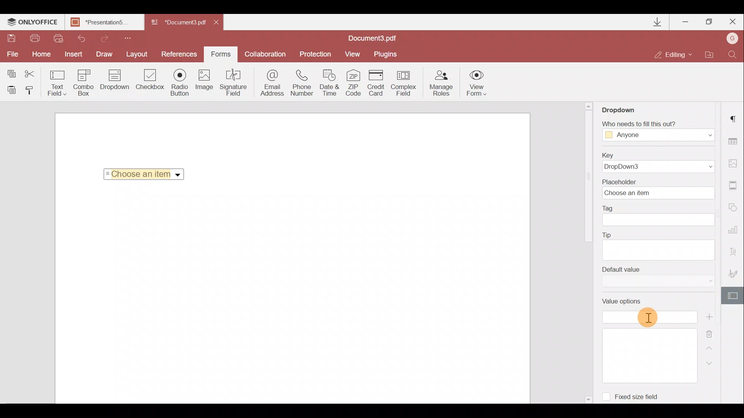 The image size is (744, 418). Describe the element at coordinates (75, 54) in the screenshot. I see `Insert` at that location.